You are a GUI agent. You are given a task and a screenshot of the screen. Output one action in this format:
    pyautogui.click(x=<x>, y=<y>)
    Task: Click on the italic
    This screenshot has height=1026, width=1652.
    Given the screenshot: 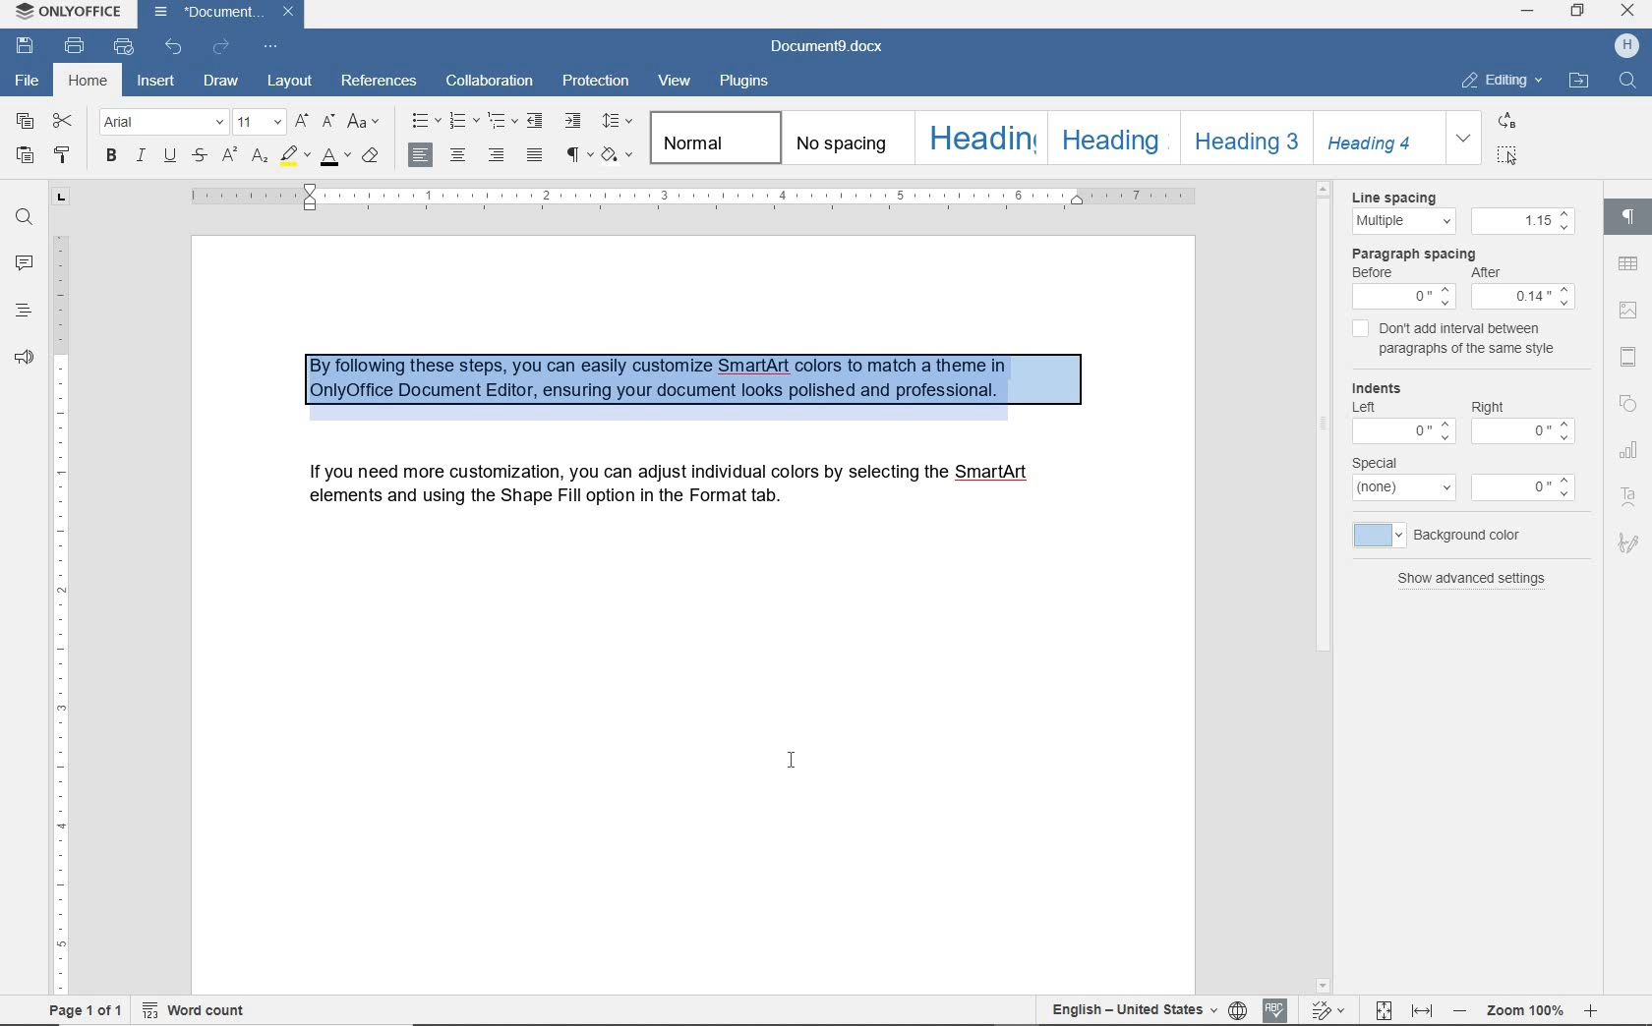 What is the action you would take?
    pyautogui.click(x=141, y=156)
    